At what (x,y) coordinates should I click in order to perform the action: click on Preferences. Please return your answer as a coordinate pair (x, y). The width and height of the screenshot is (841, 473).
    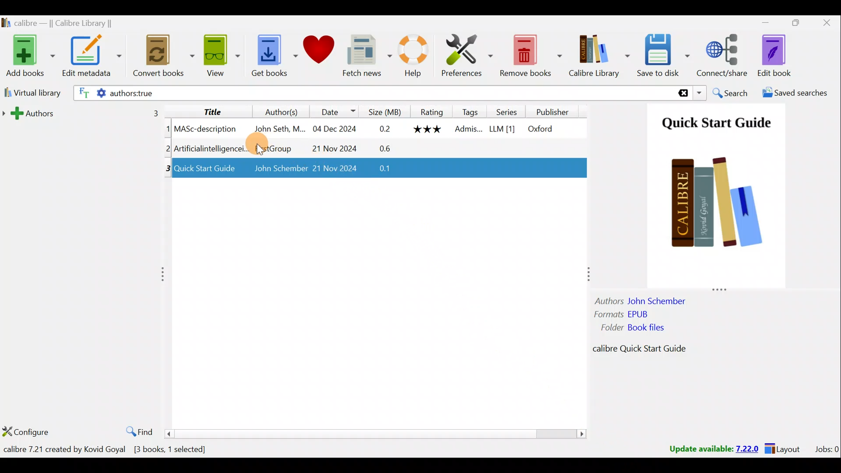
    Looking at the image, I should click on (463, 57).